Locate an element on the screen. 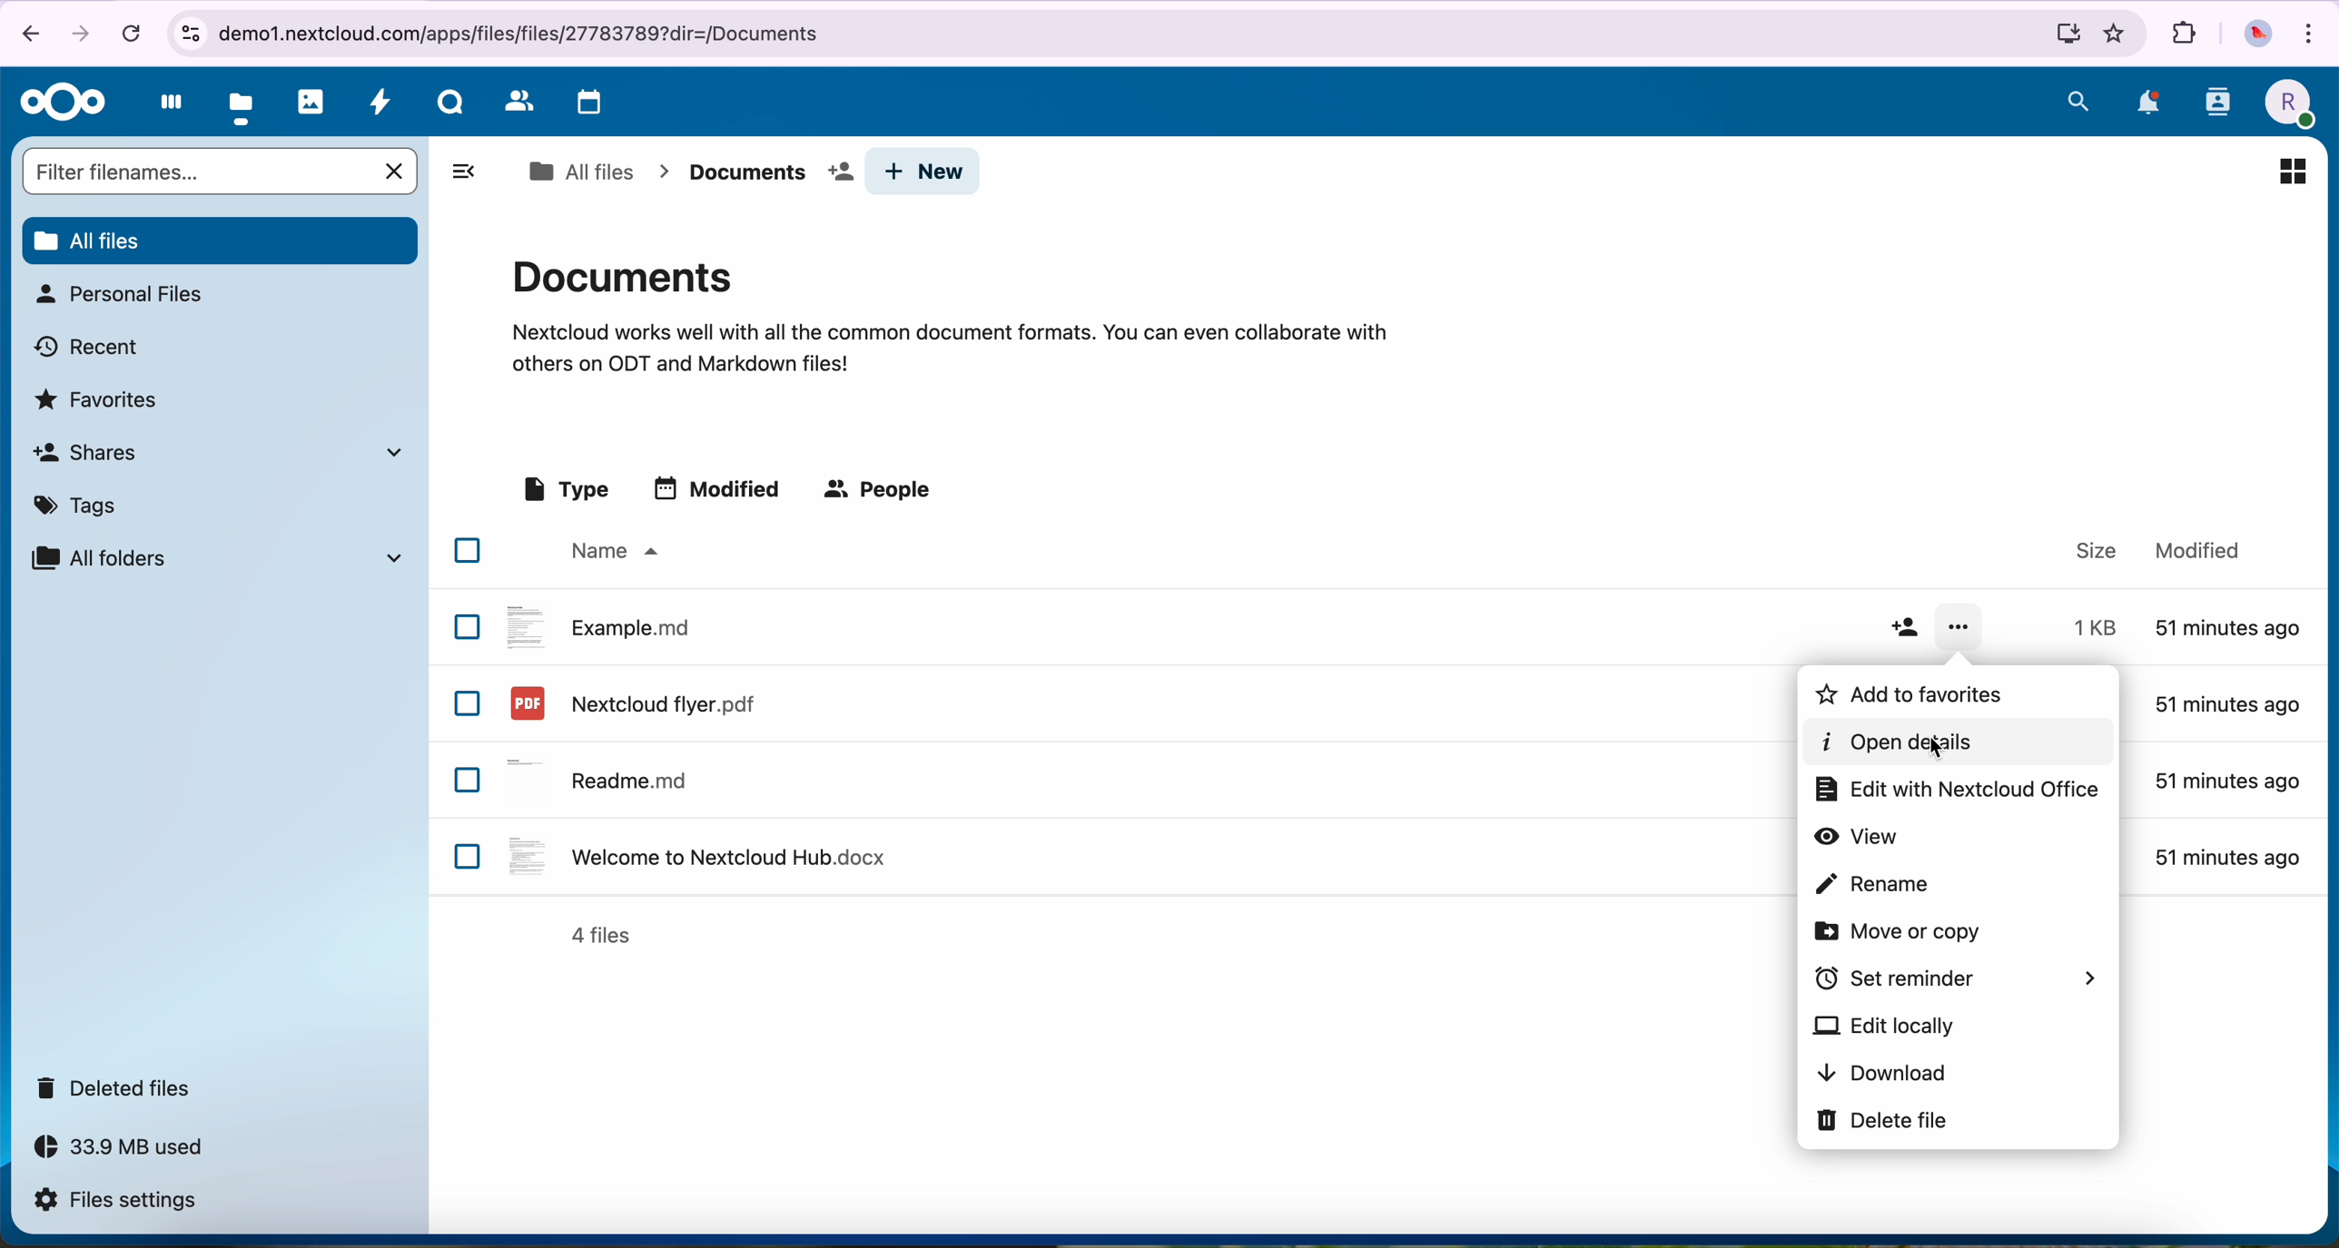  4 files is located at coordinates (601, 936).